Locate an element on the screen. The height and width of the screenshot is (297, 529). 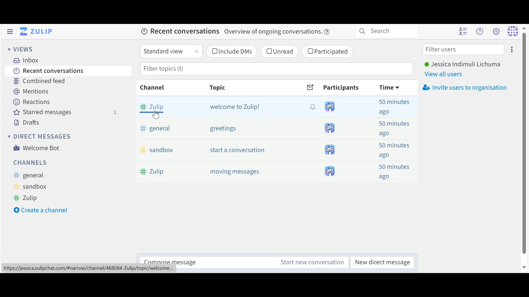
Hide user list is located at coordinates (463, 31).